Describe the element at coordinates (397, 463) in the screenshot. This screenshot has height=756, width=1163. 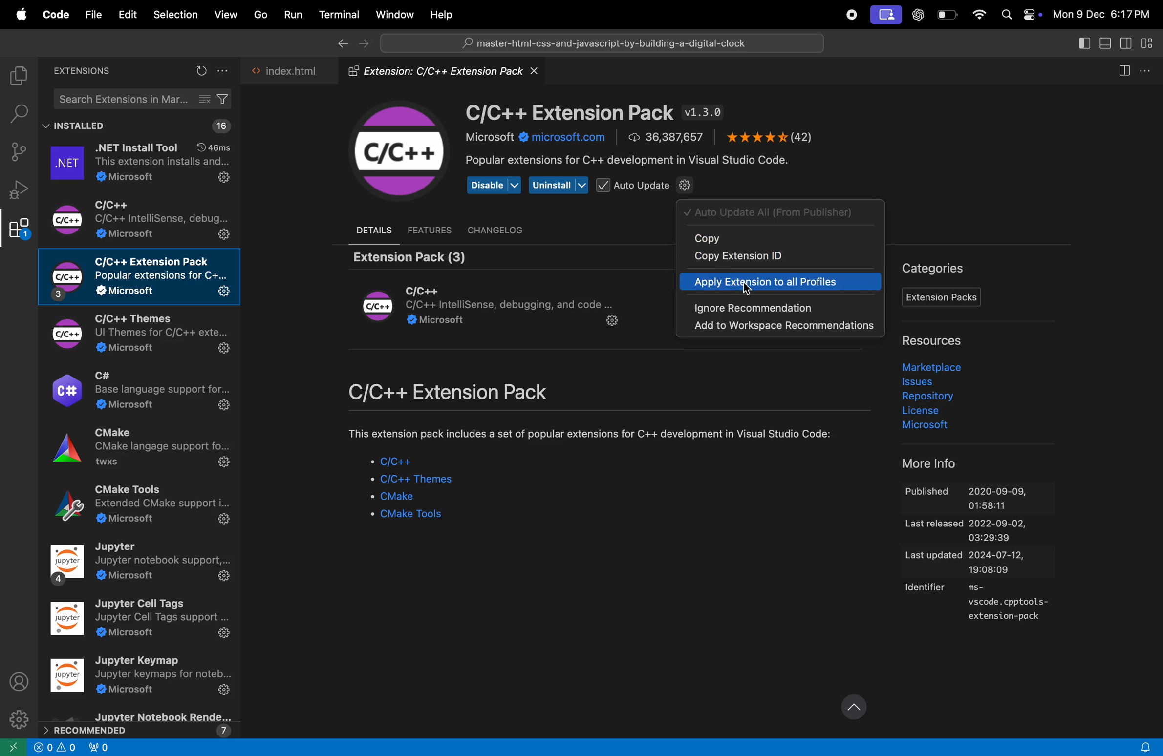
I see `c/C++` at that location.